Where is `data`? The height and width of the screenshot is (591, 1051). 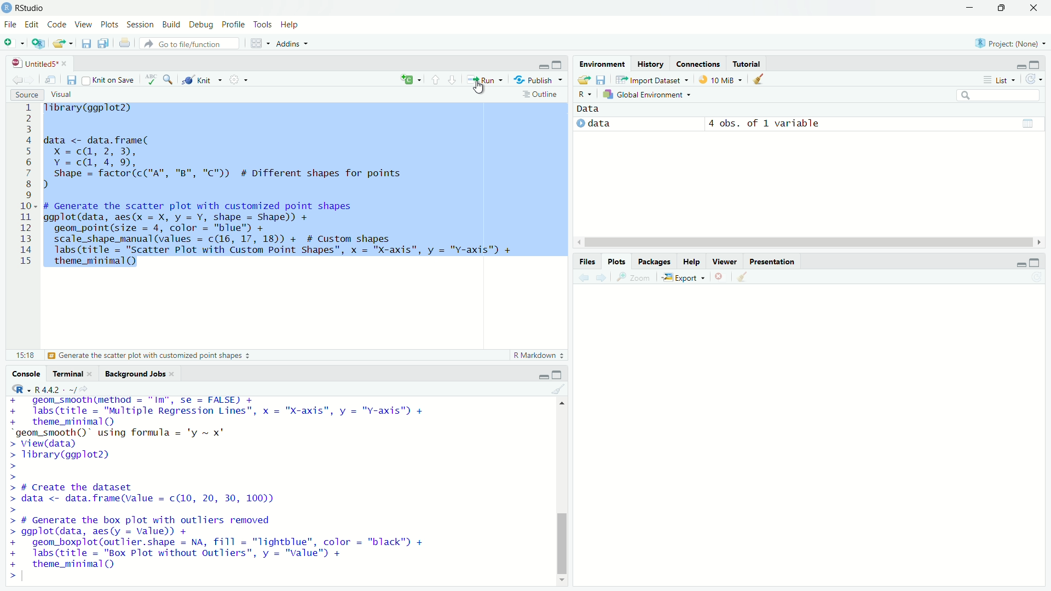
data is located at coordinates (599, 123).